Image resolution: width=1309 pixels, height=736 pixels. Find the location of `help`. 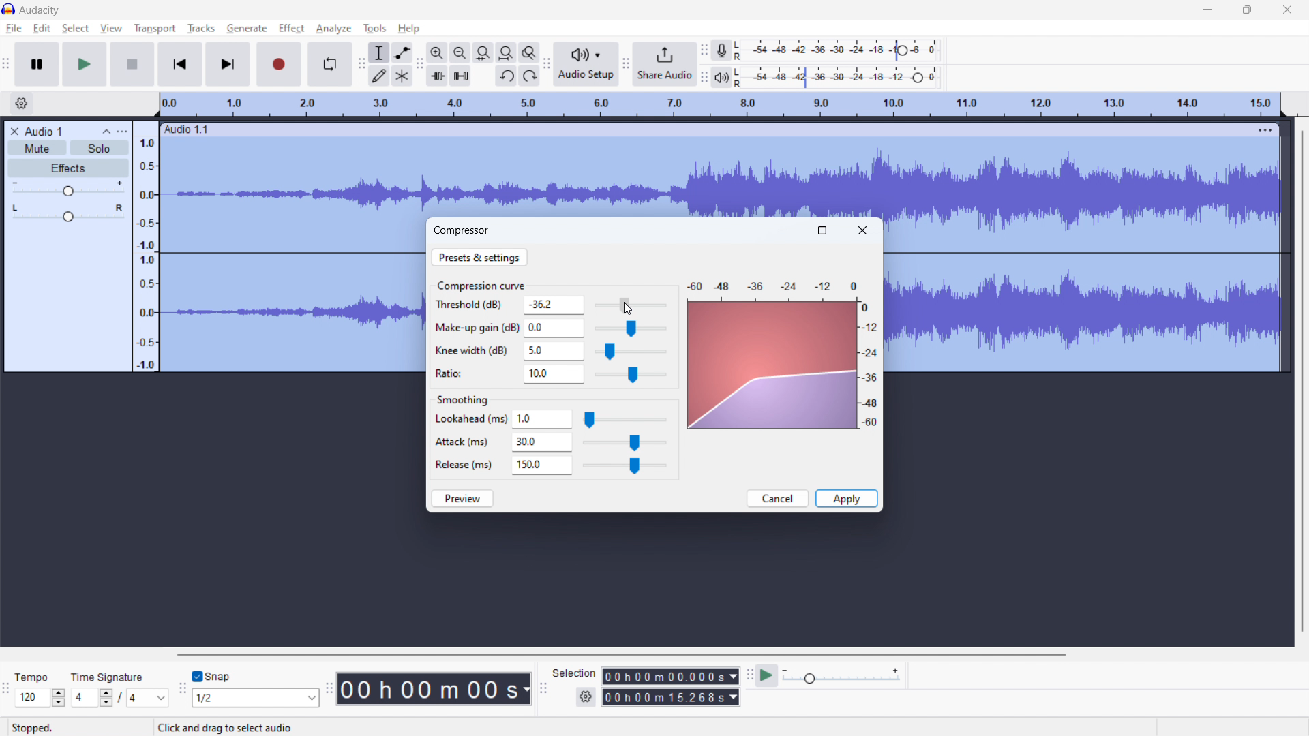

help is located at coordinates (409, 29).